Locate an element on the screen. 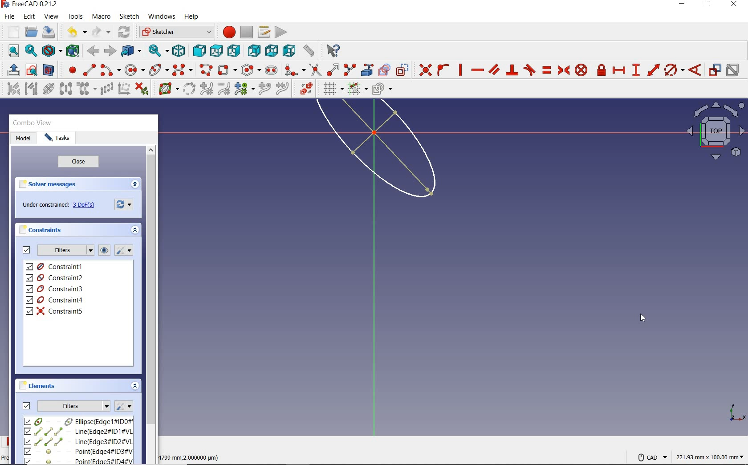  top is located at coordinates (216, 49).